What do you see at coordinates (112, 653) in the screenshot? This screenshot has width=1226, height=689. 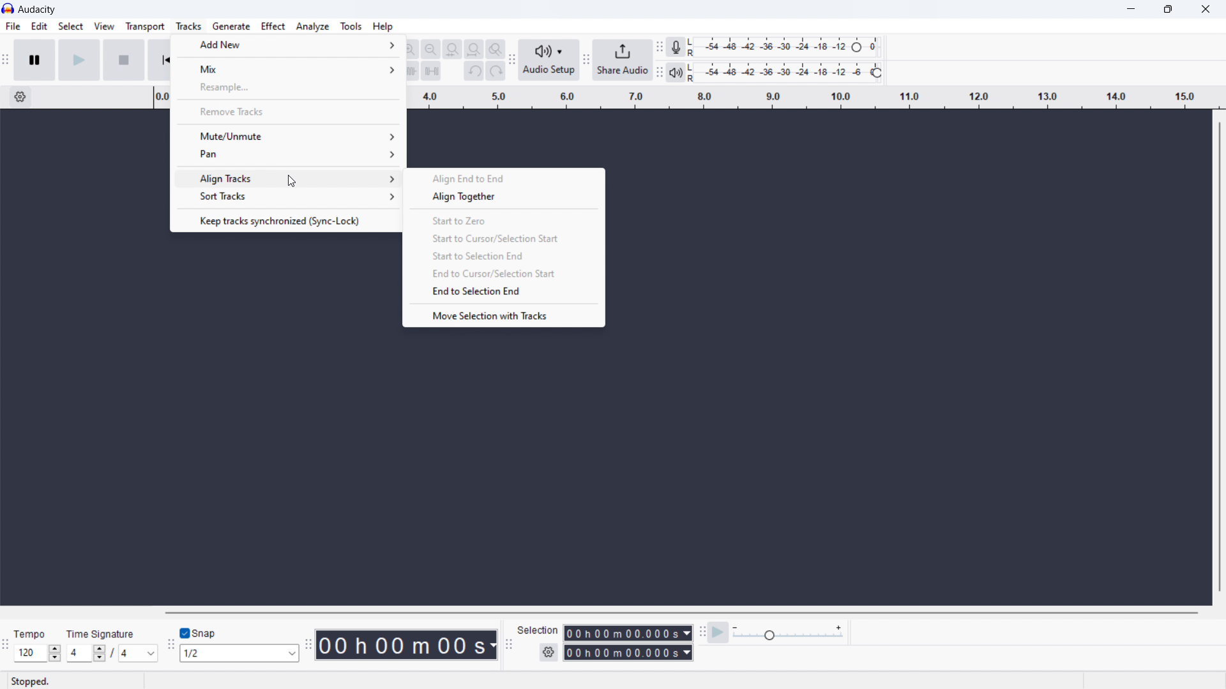 I see `time signature` at bounding box center [112, 653].